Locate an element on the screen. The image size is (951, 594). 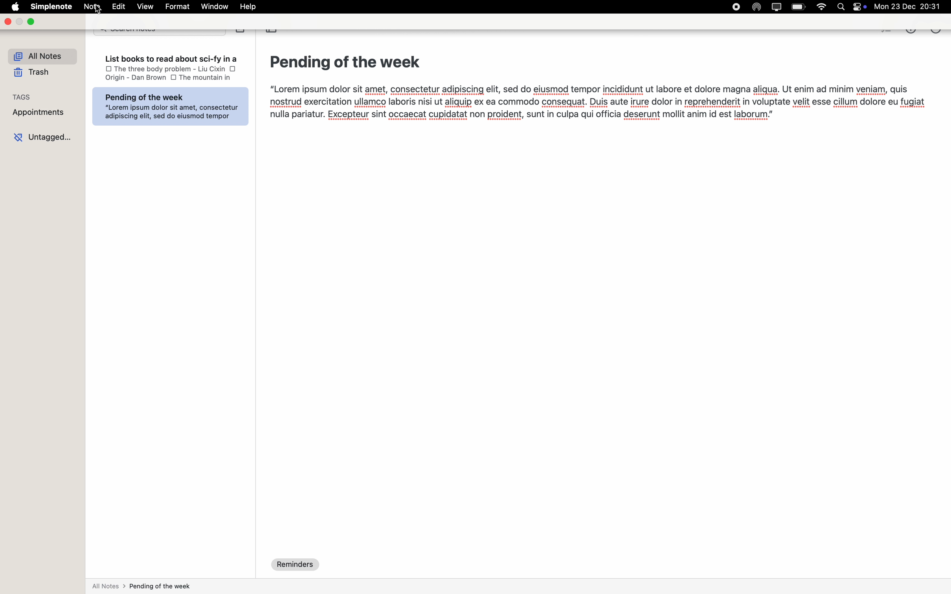
view is located at coordinates (146, 7).